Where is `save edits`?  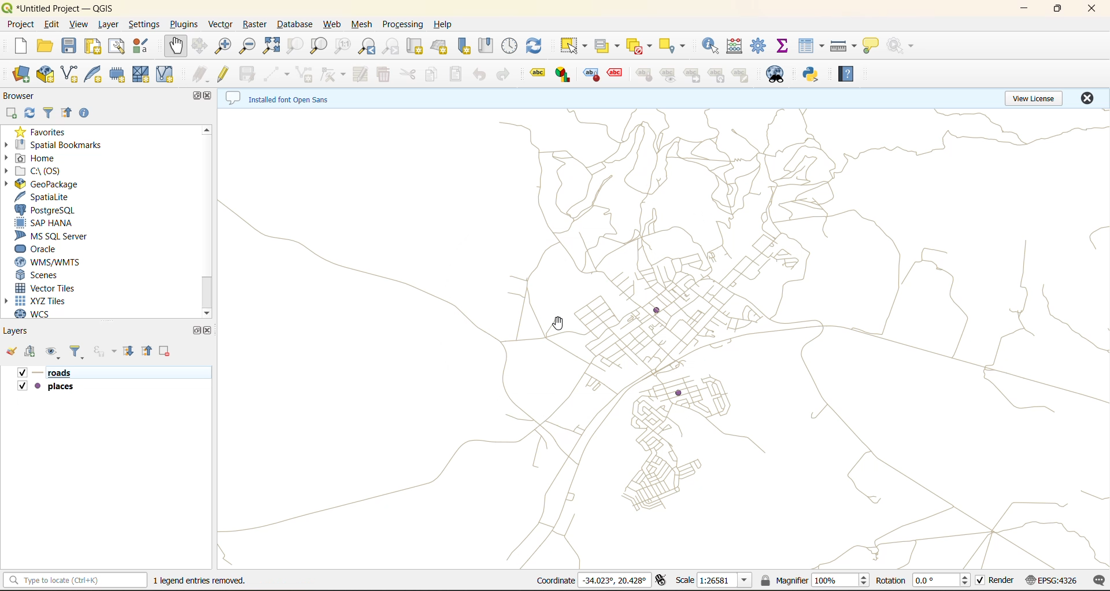 save edits is located at coordinates (251, 76).